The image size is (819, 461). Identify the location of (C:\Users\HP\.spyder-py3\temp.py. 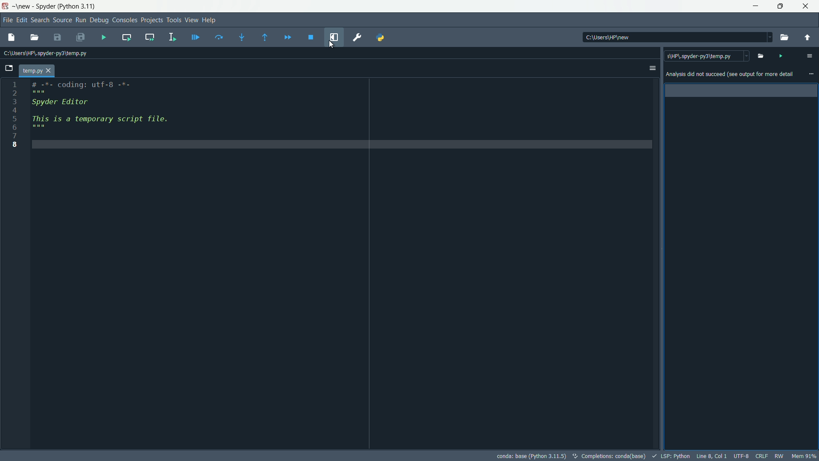
(49, 54).